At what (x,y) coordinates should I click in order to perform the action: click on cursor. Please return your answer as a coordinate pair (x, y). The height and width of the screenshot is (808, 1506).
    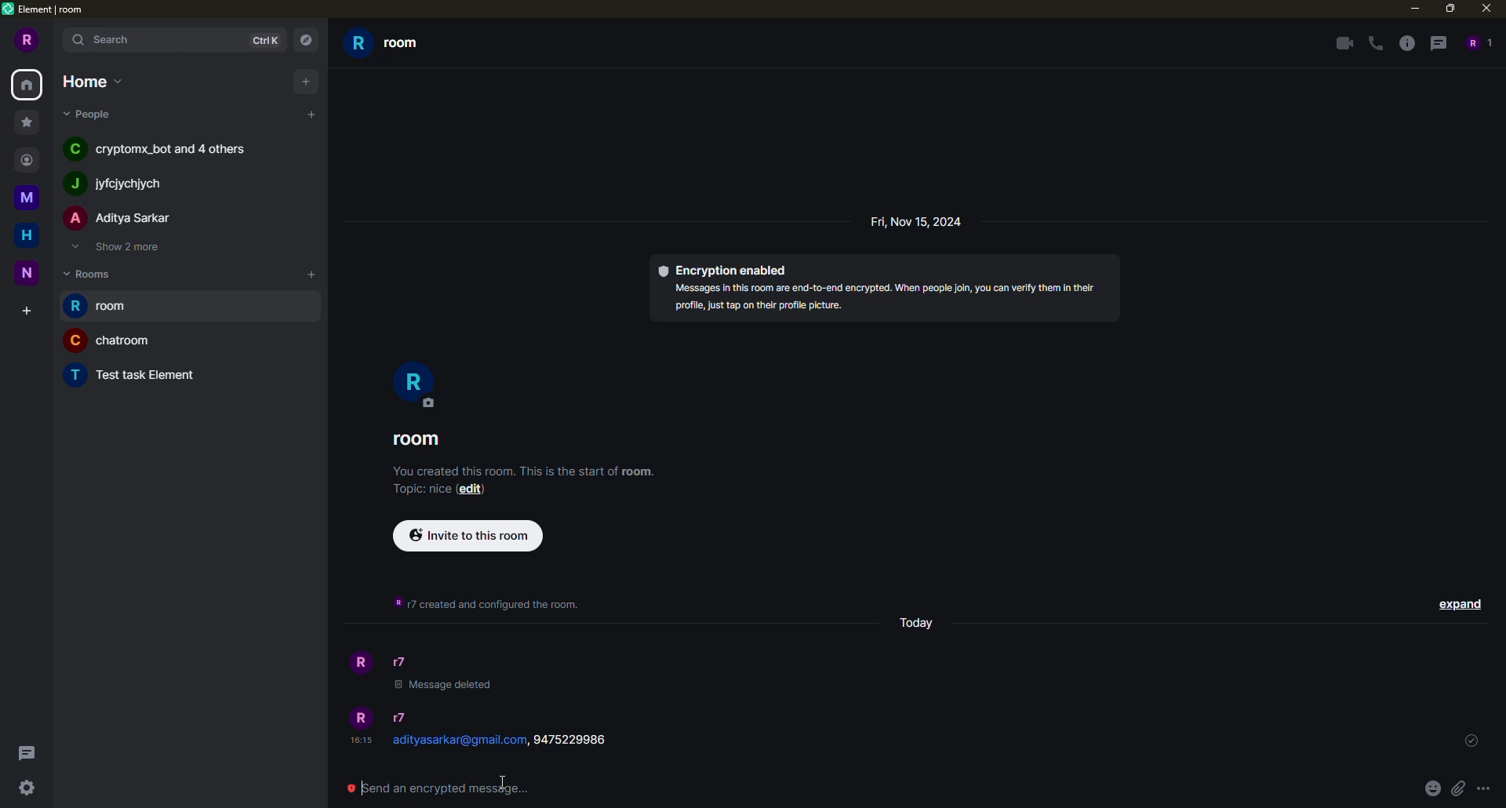
    Looking at the image, I should click on (502, 783).